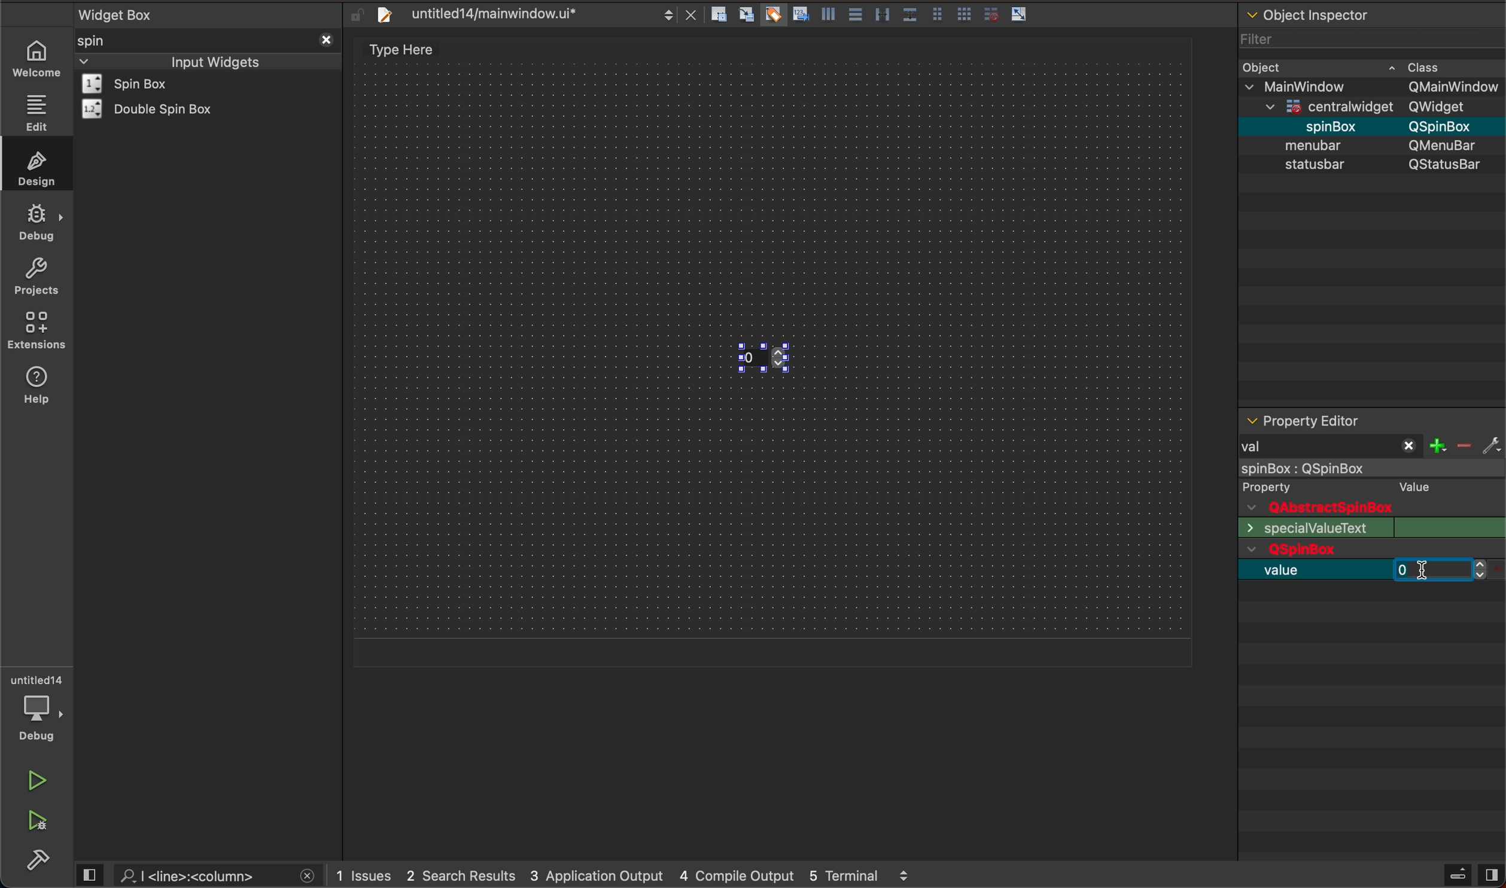  I want to click on , so click(1447, 107).